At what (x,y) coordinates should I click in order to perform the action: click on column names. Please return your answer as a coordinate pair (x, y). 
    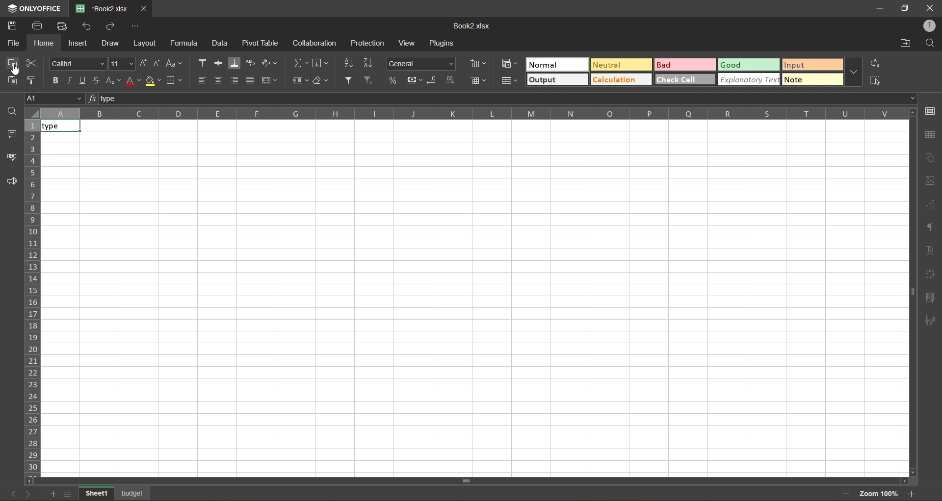
    Looking at the image, I should click on (471, 115).